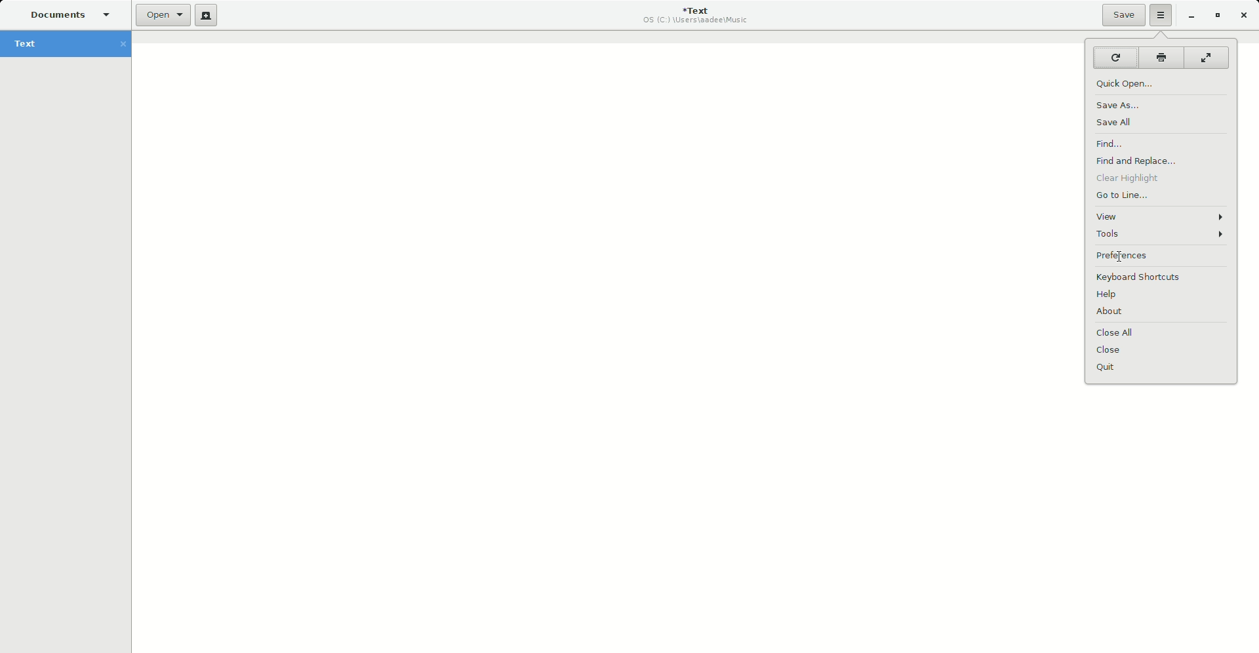  What do you see at coordinates (1164, 235) in the screenshot?
I see `Tools` at bounding box center [1164, 235].